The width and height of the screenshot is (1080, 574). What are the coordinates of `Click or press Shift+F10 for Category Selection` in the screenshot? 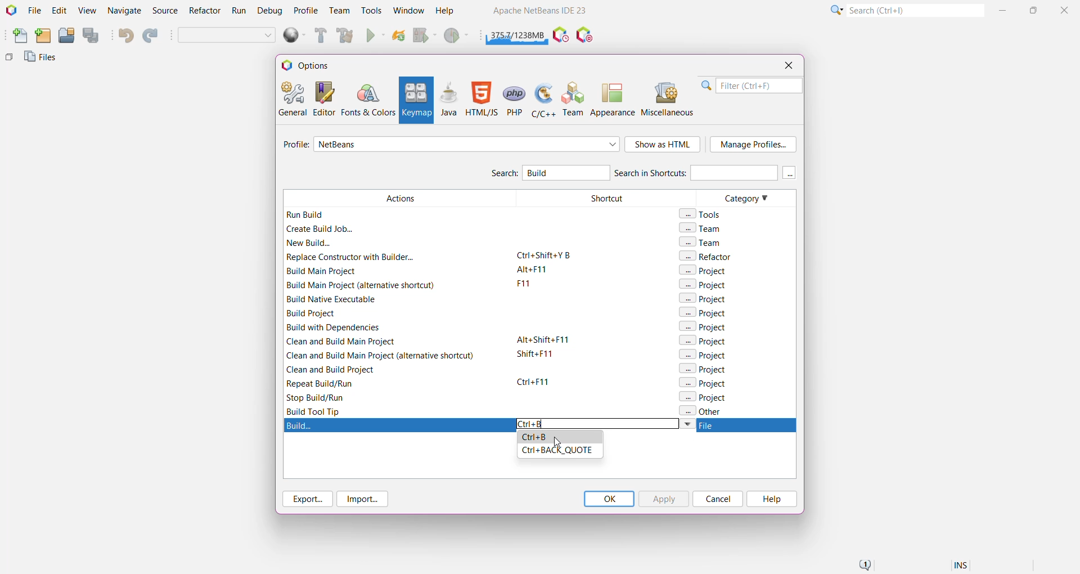 It's located at (835, 10).